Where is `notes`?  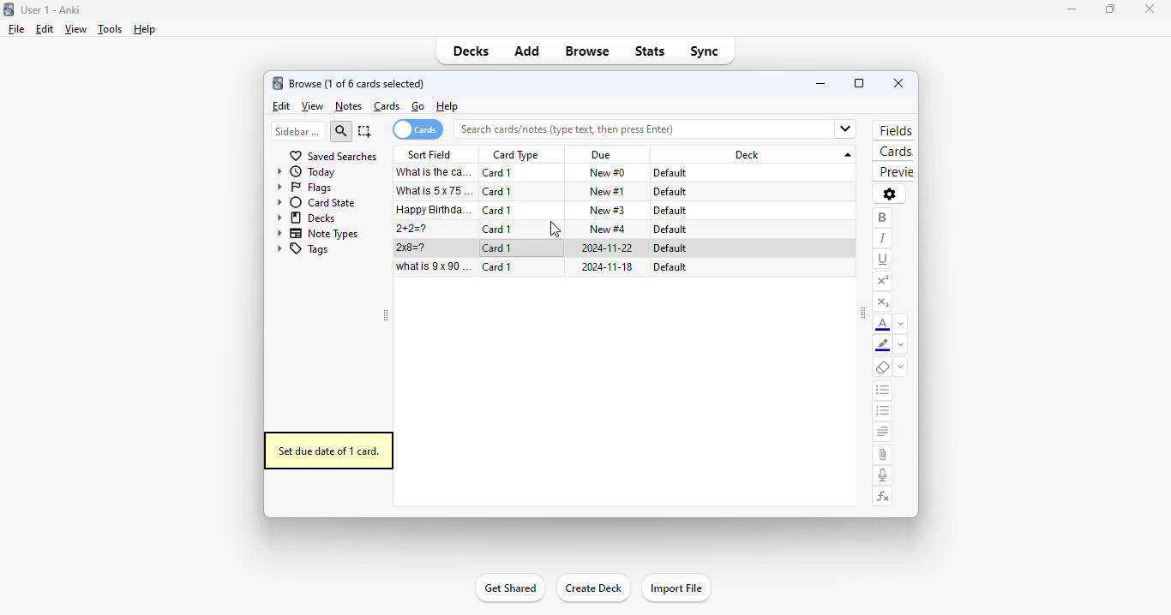
notes is located at coordinates (348, 106).